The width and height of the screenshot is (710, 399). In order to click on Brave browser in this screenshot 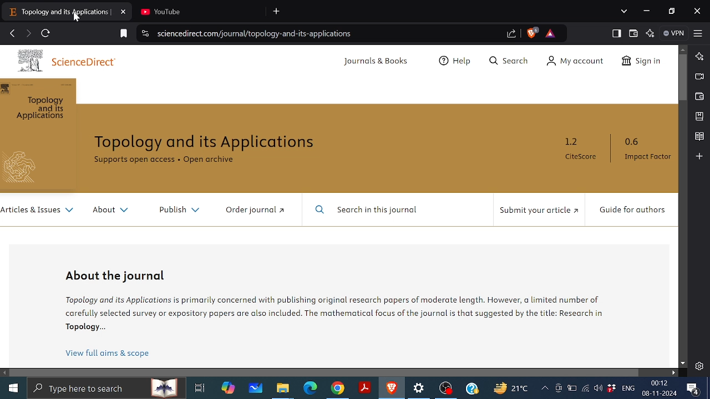, I will do `click(392, 388)`.